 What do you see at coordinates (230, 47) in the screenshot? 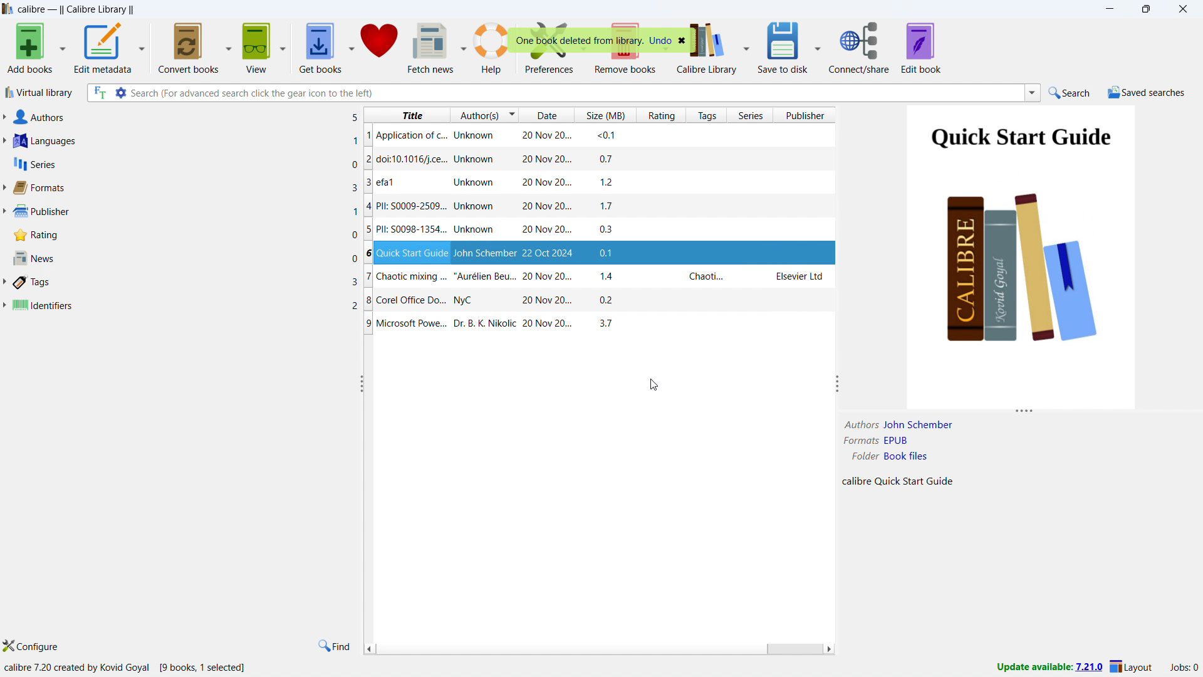
I see `convert books options` at bounding box center [230, 47].